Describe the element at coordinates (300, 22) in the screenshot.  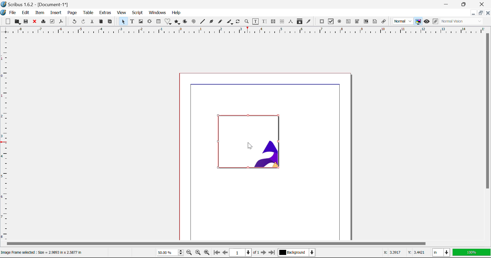
I see `Copy Item Properties` at that location.